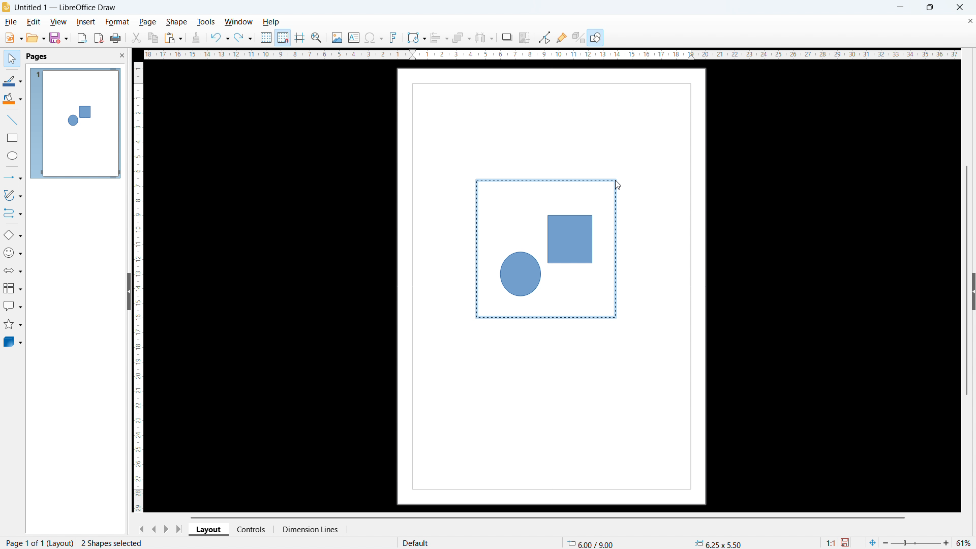 The image size is (976, 549). I want to click on shapes being selected together, so click(544, 249).